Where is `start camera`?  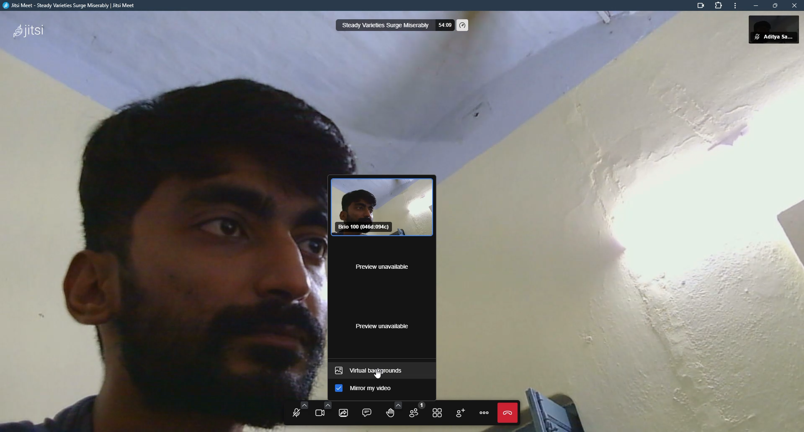 start camera is located at coordinates (322, 411).